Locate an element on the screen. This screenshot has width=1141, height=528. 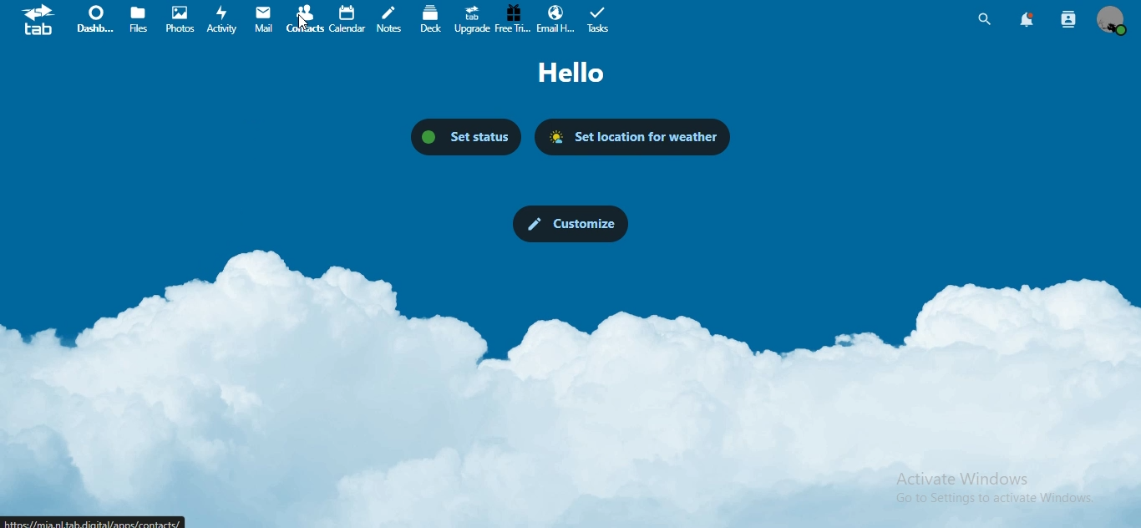
notification is located at coordinates (1028, 20).